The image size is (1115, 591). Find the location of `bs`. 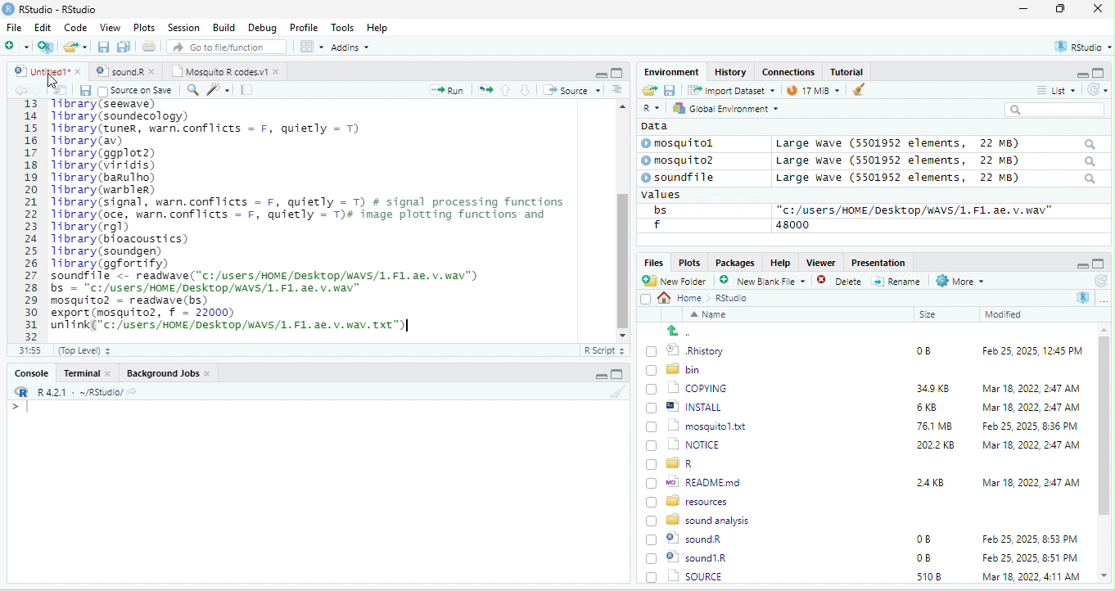

bs is located at coordinates (657, 210).